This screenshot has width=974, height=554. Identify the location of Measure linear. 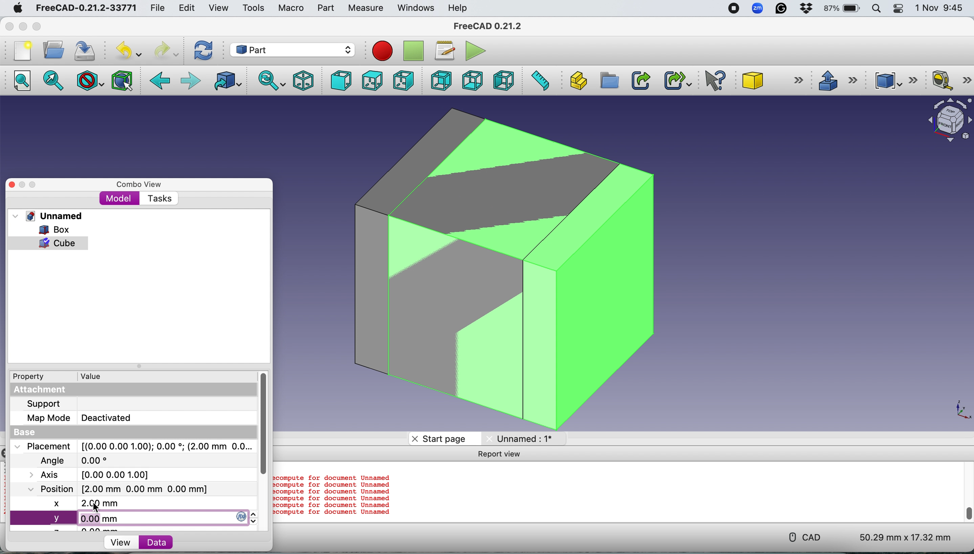
(951, 82).